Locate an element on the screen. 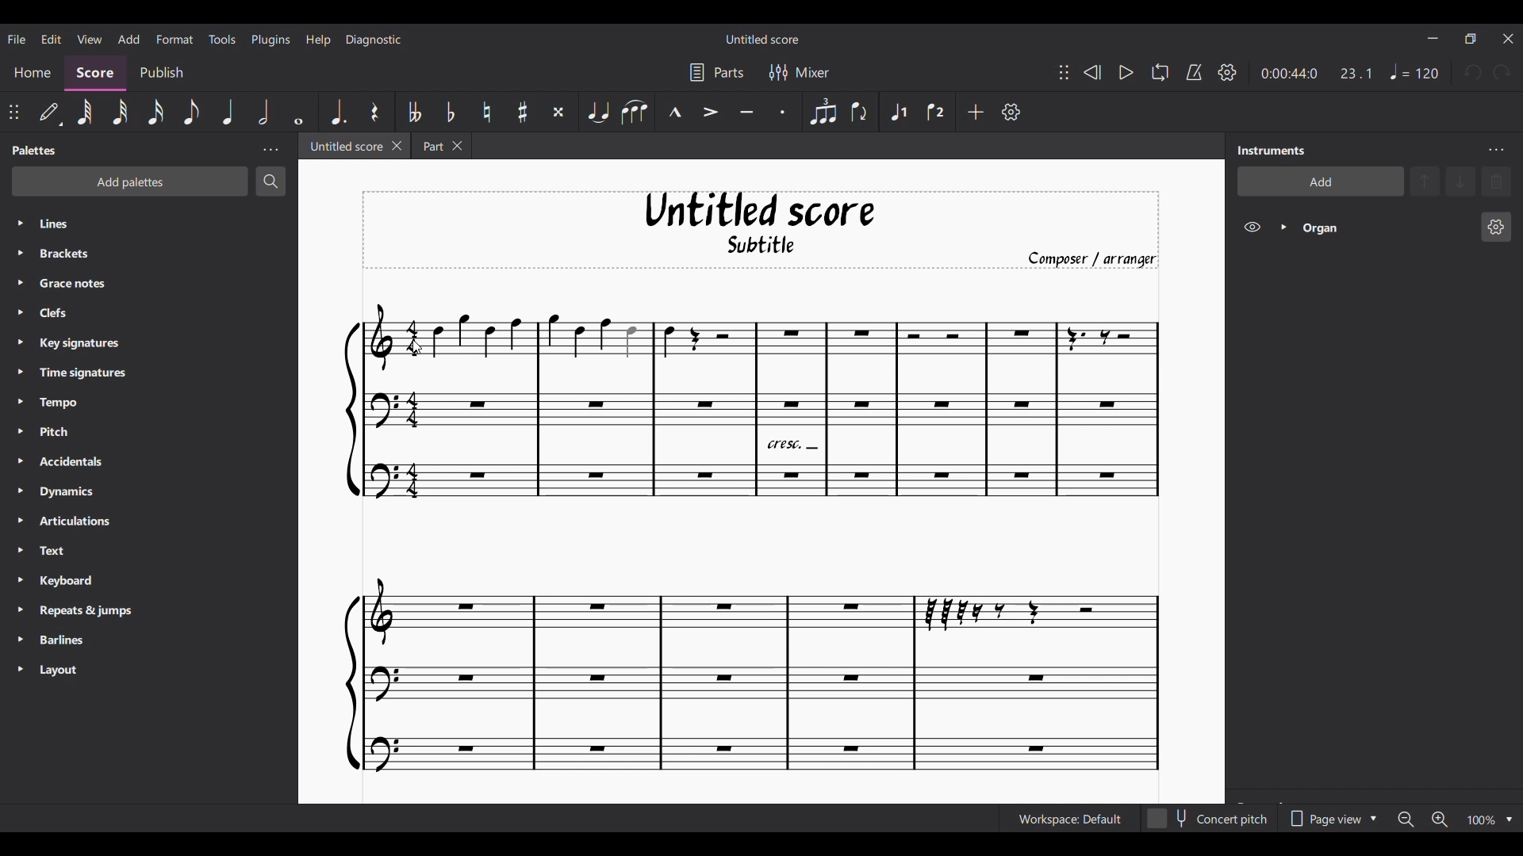 Image resolution: width=1523 pixels, height=856 pixels. Accent is located at coordinates (711, 112).